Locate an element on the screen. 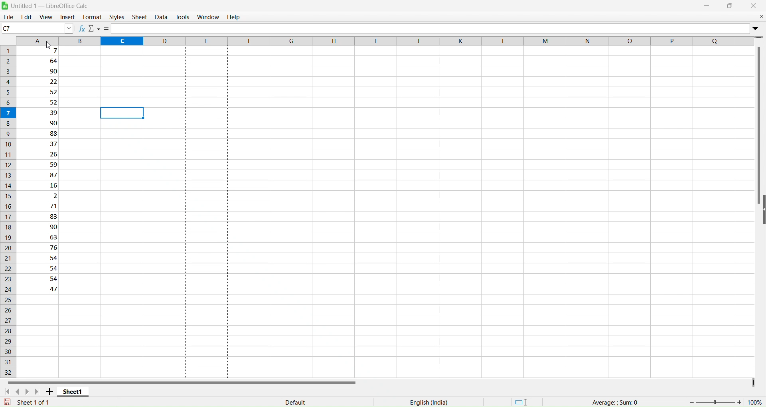  Select Function is located at coordinates (95, 29).